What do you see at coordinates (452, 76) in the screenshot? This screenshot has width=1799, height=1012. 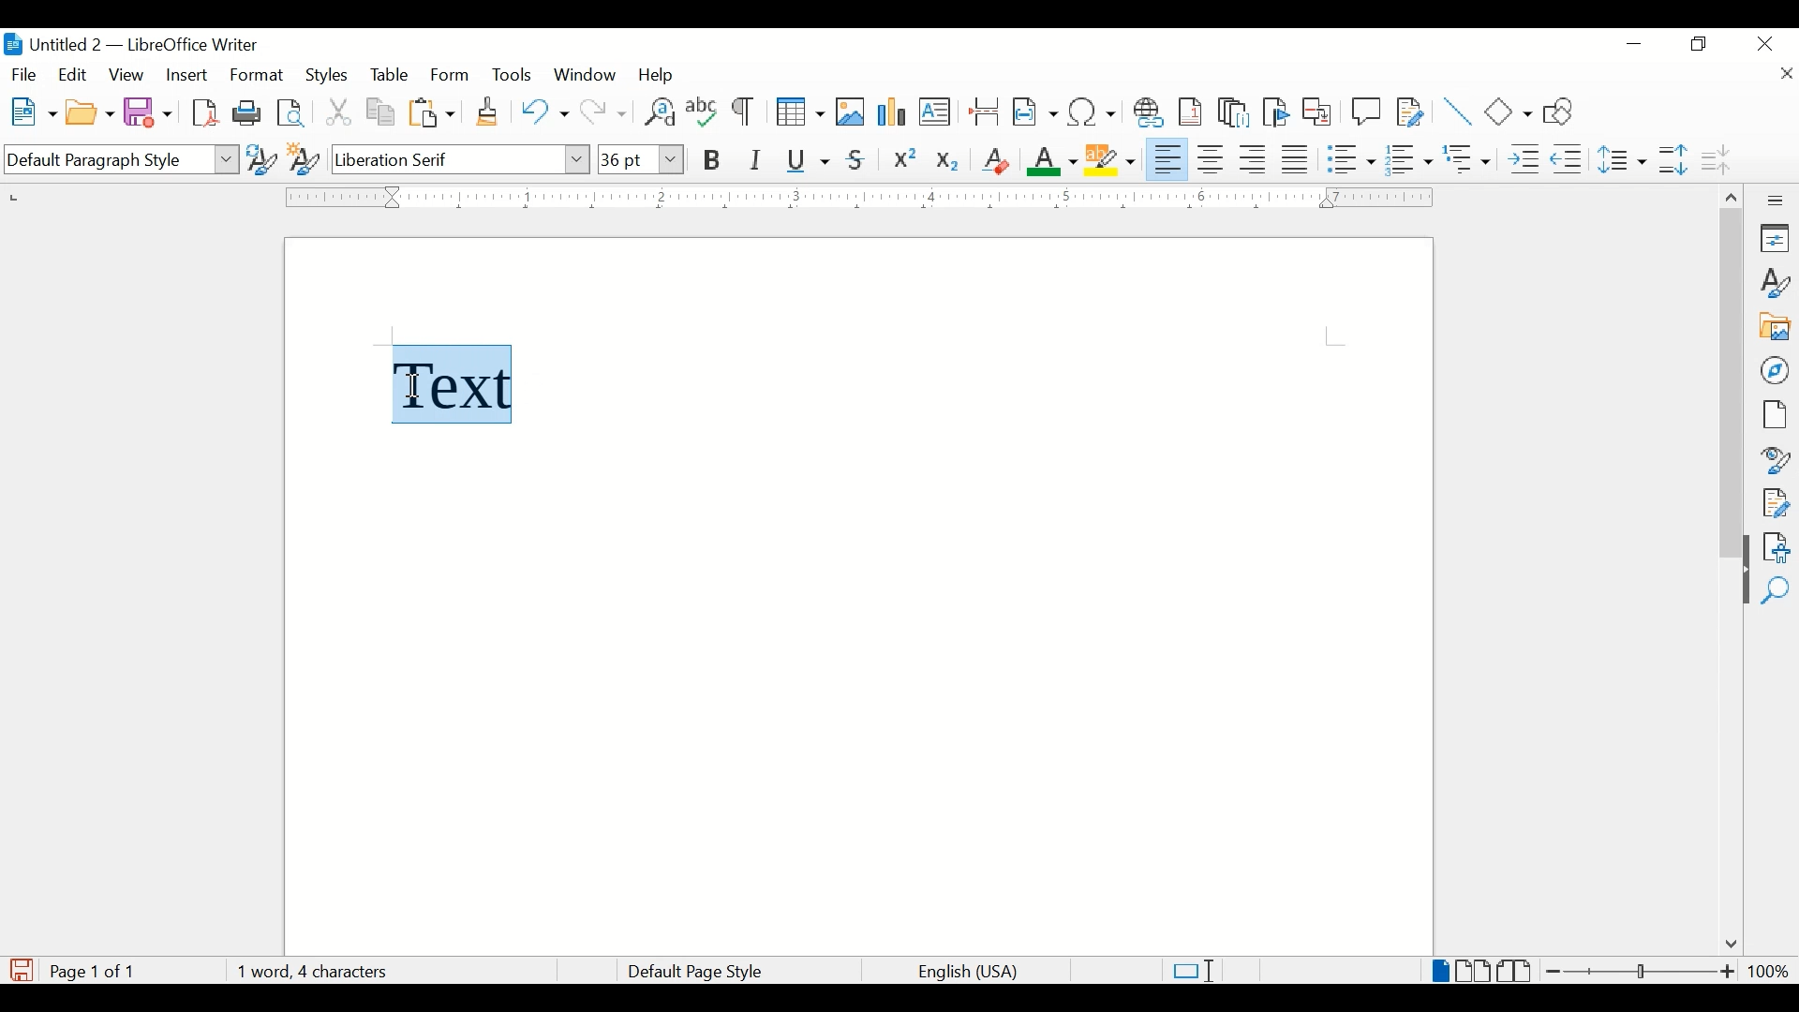 I see `form` at bounding box center [452, 76].